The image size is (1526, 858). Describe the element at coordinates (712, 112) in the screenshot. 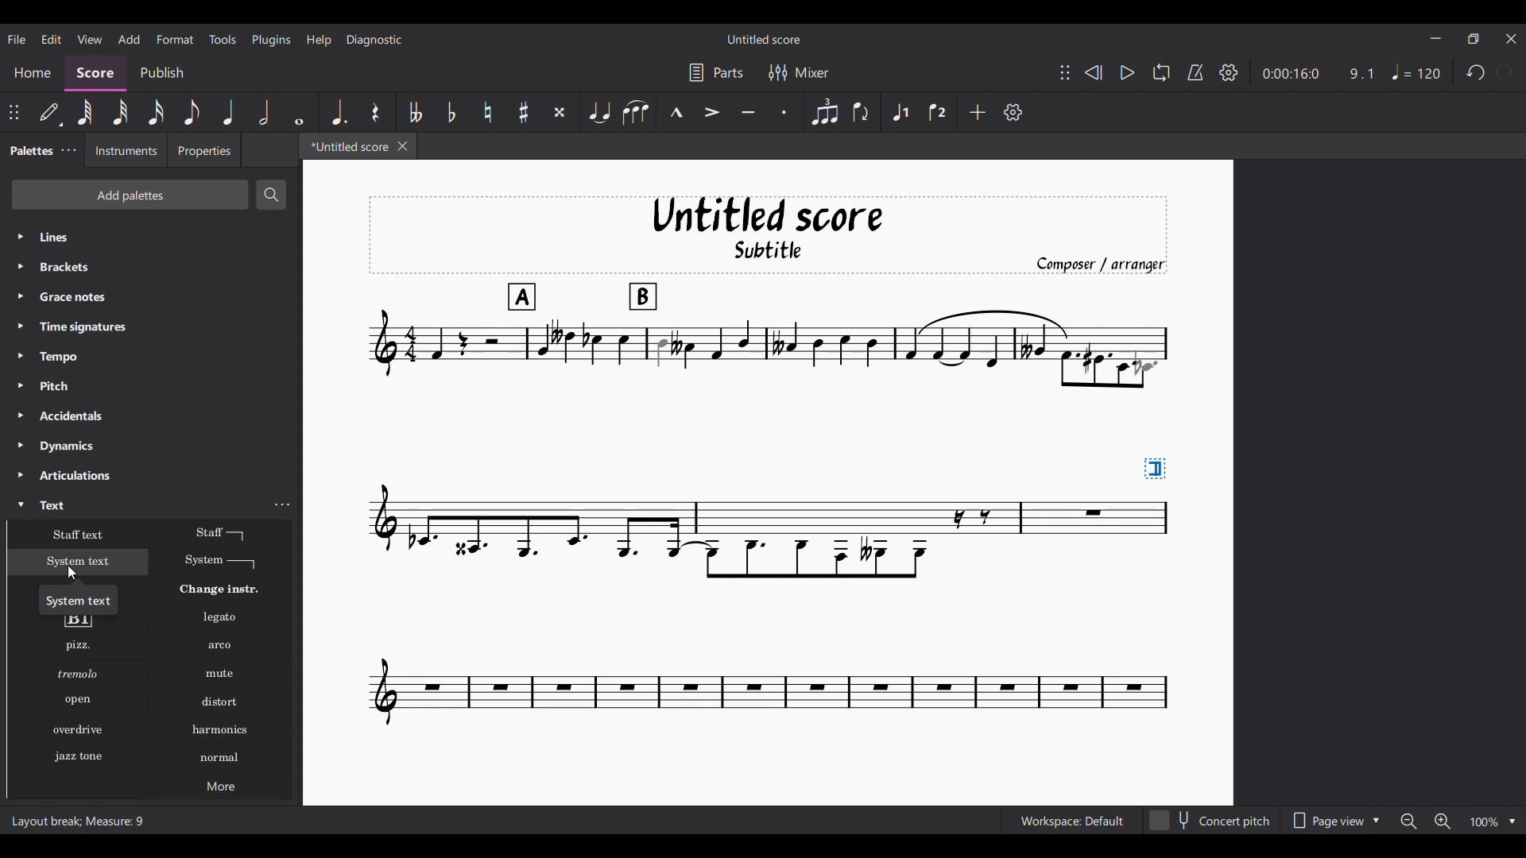

I see `Accent` at that location.